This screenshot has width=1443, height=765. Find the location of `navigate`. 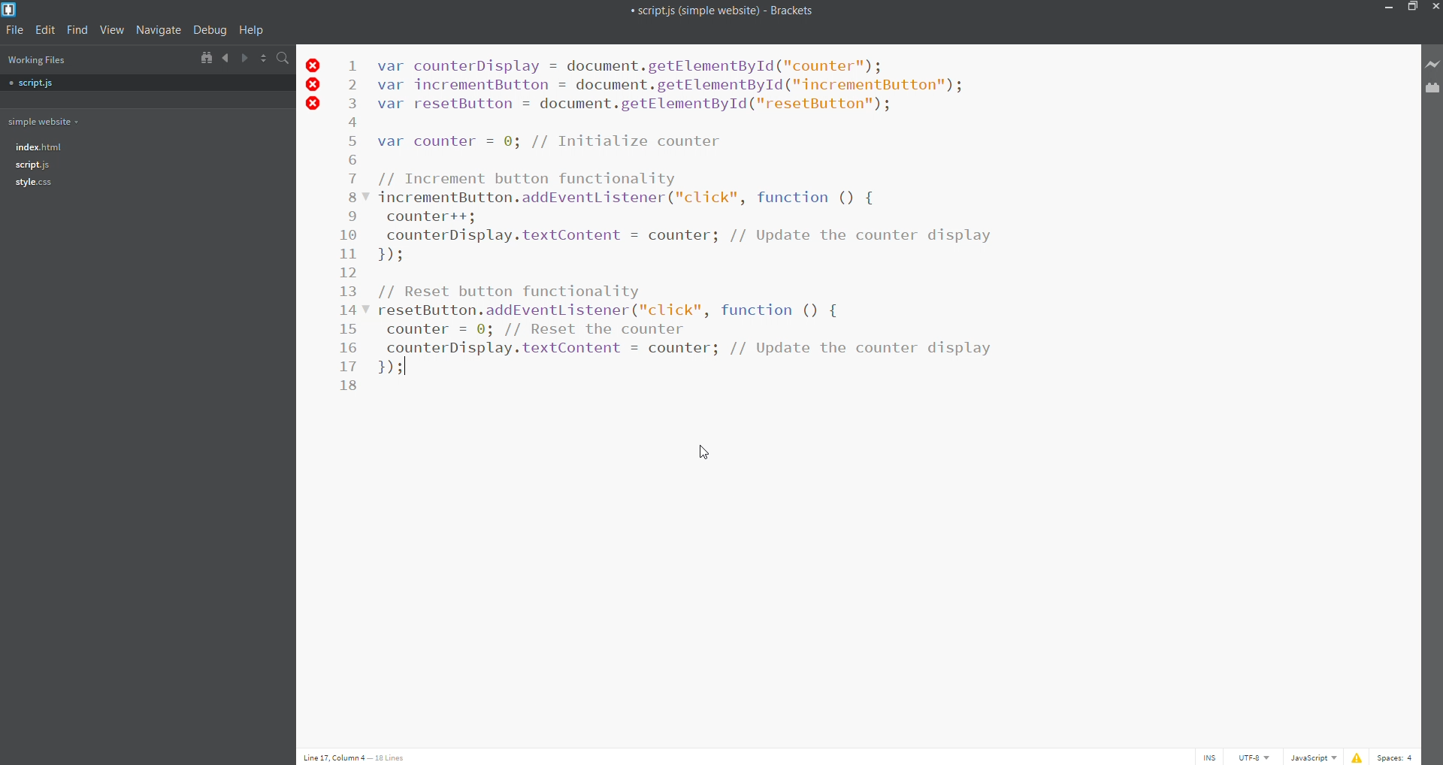

navigate is located at coordinates (157, 32).